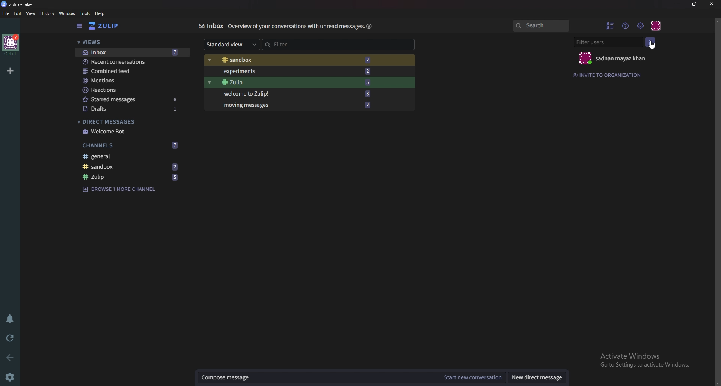 The width and height of the screenshot is (721, 386). What do you see at coordinates (657, 25) in the screenshot?
I see `personal menu` at bounding box center [657, 25].